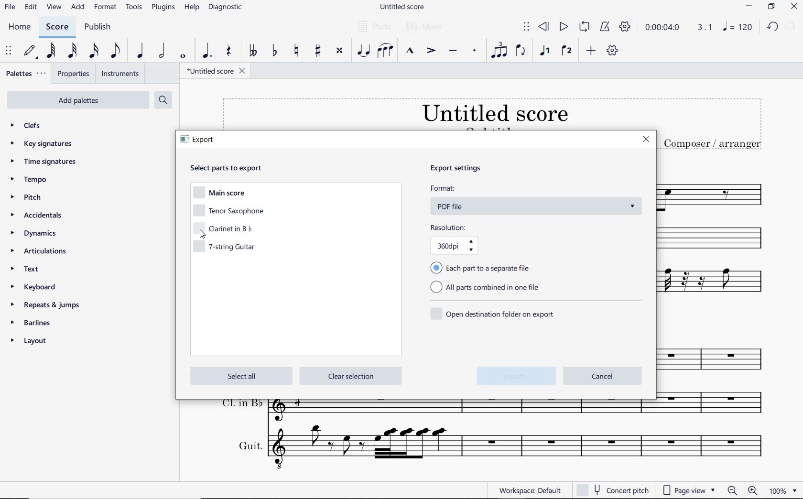  I want to click on SLUR, so click(385, 50).